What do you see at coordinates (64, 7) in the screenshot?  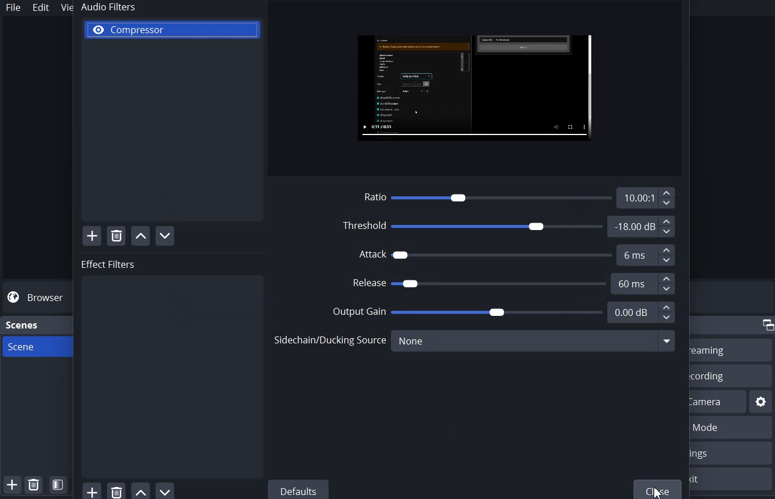 I see `View` at bounding box center [64, 7].